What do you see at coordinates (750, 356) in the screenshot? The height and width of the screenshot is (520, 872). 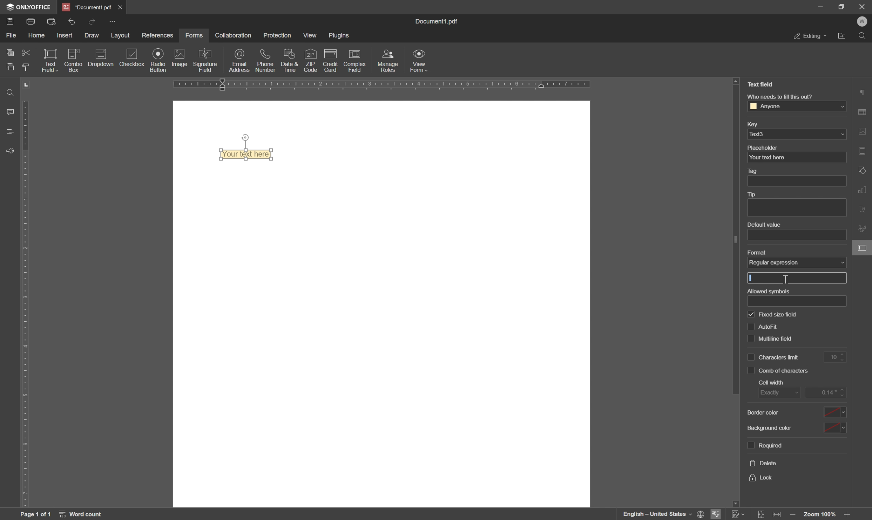 I see `checkbox` at bounding box center [750, 356].